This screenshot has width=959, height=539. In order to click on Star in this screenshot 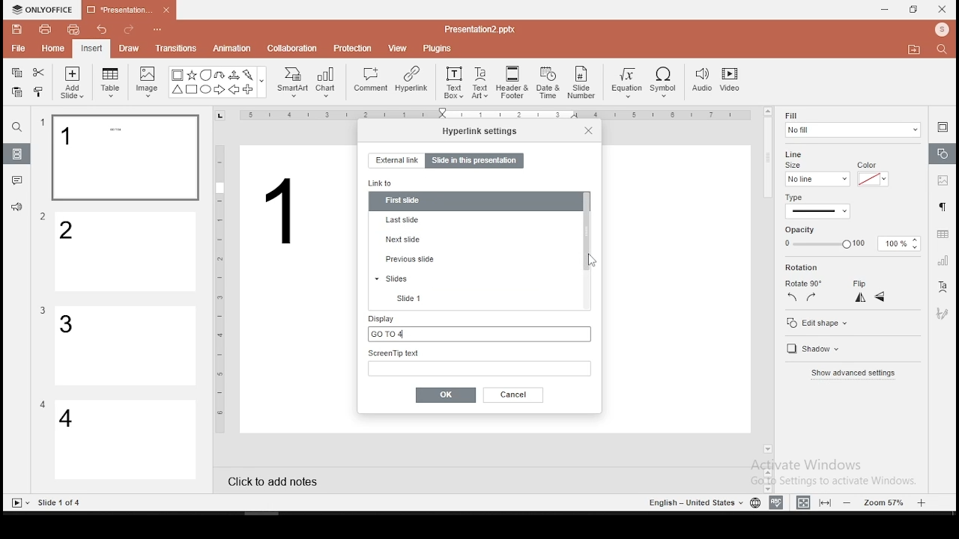, I will do `click(191, 75)`.